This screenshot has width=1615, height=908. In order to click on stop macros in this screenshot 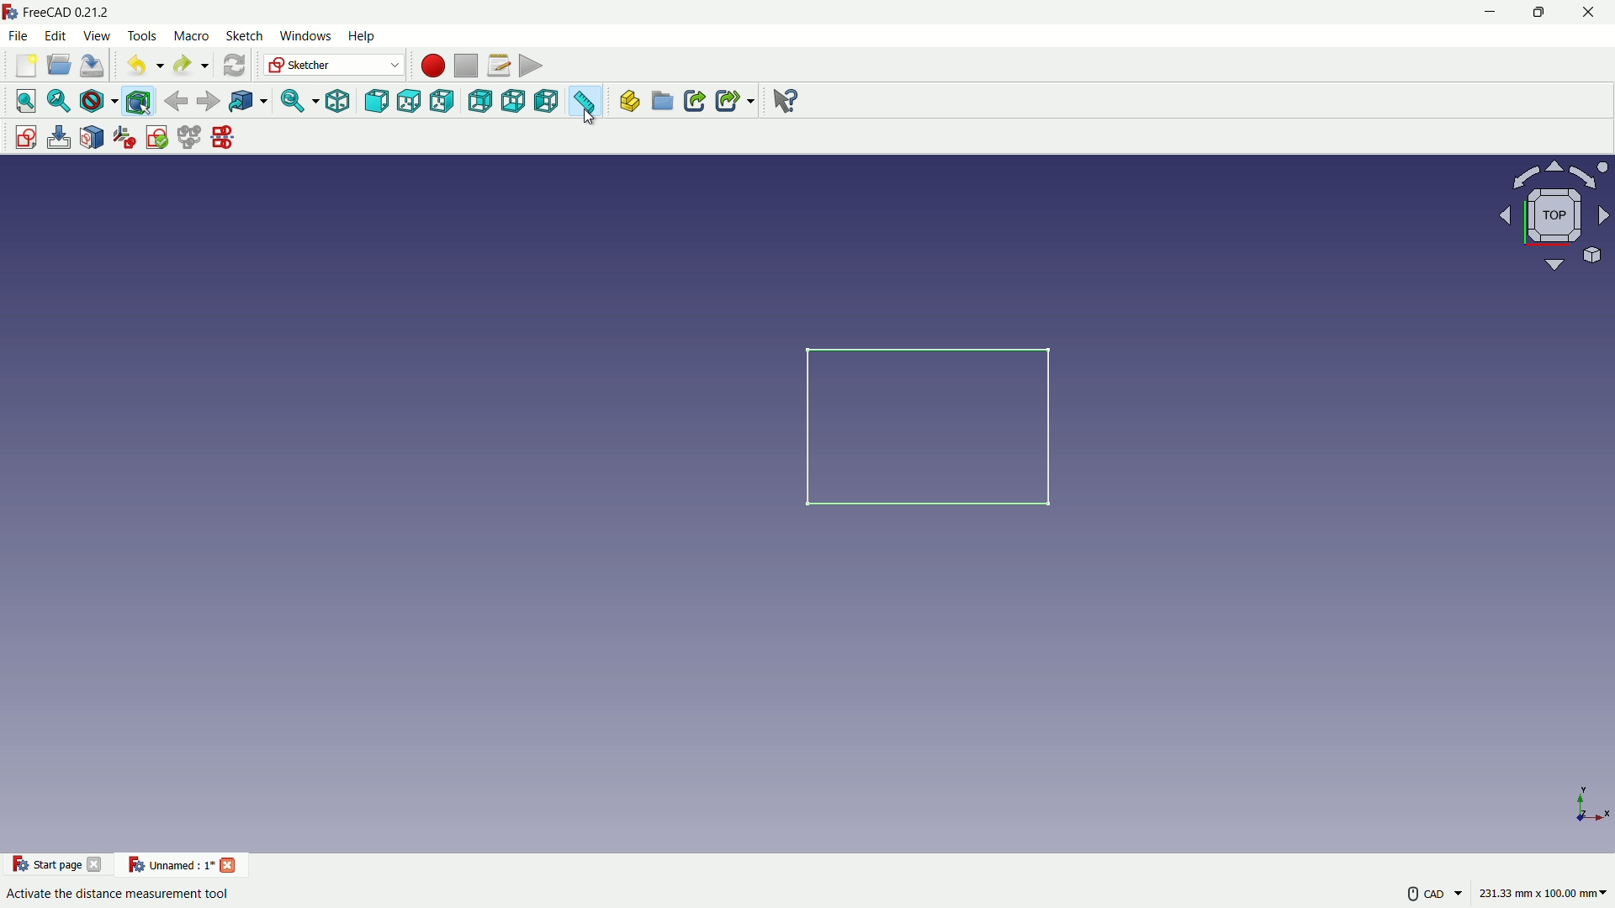, I will do `click(463, 66)`.